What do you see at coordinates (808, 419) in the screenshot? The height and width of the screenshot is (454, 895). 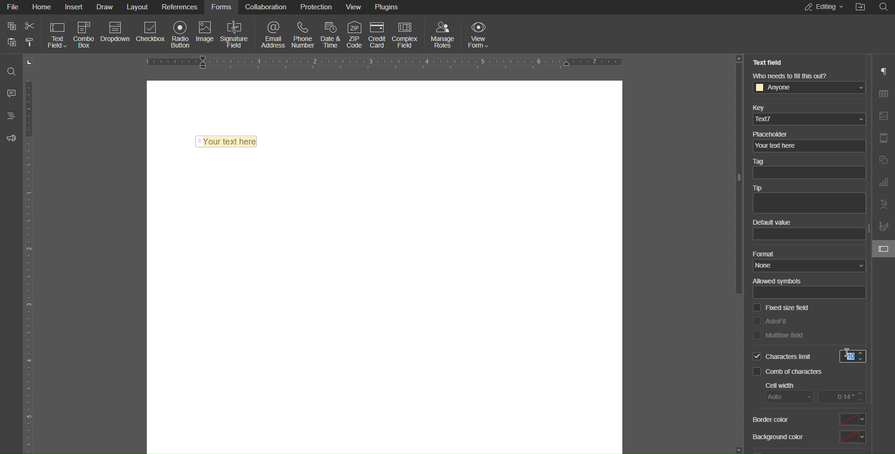 I see `Border color` at bounding box center [808, 419].